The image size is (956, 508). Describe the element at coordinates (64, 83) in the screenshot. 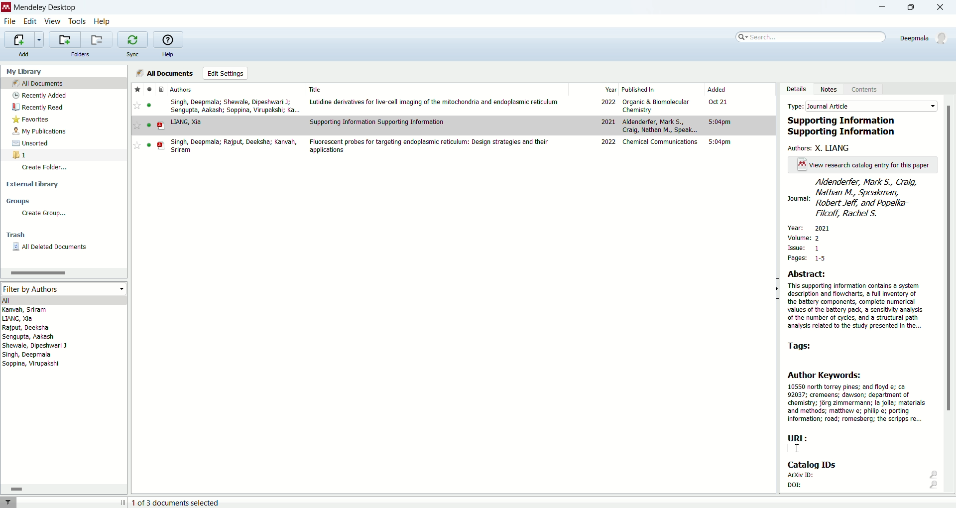

I see `all documents` at that location.